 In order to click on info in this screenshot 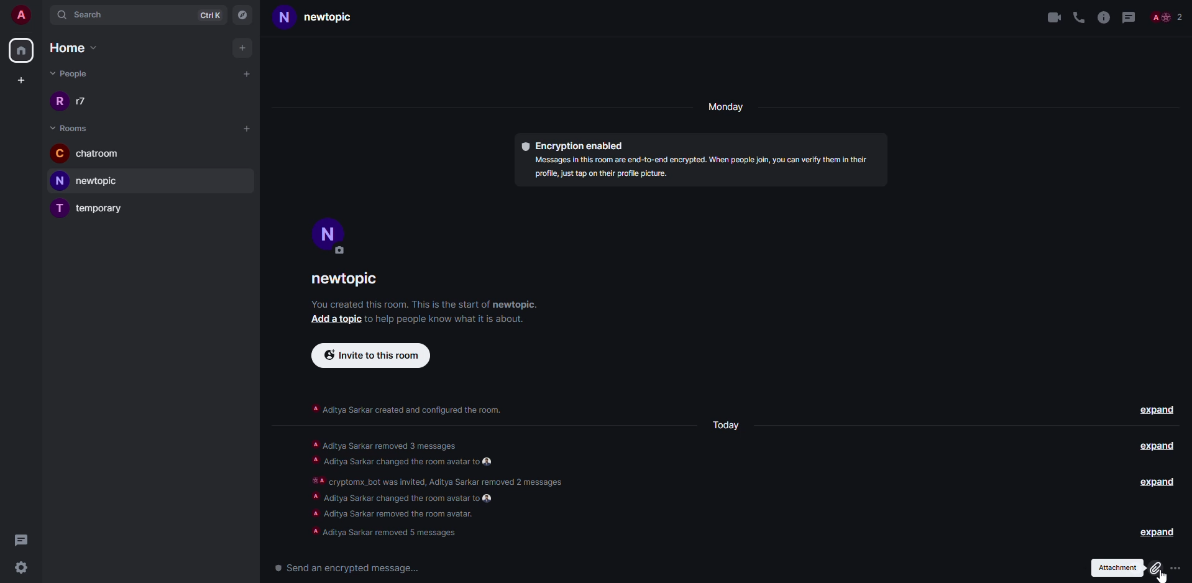, I will do `click(445, 484)`.